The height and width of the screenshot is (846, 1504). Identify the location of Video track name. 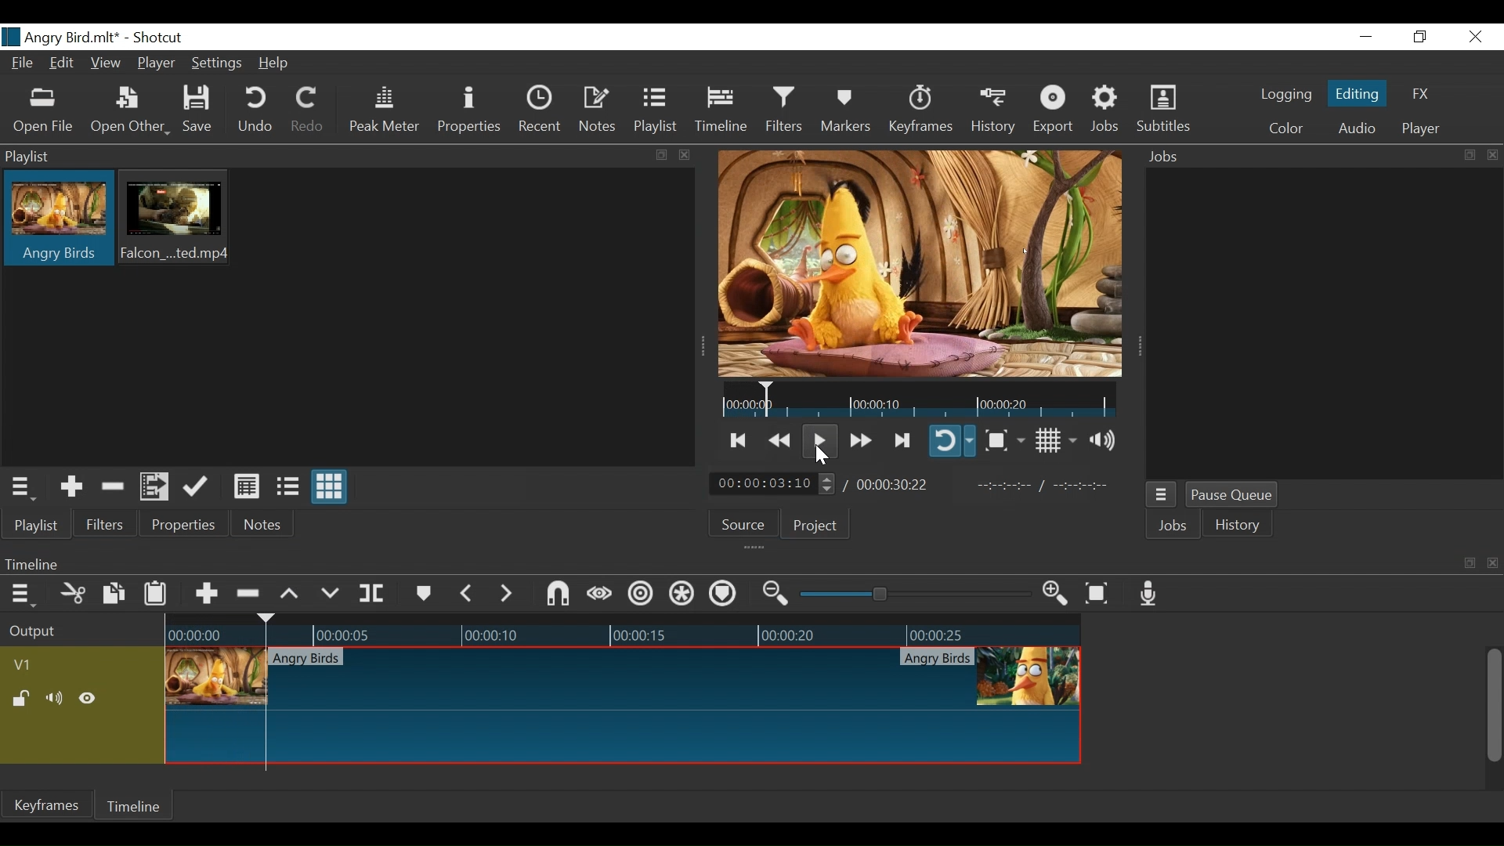
(34, 665).